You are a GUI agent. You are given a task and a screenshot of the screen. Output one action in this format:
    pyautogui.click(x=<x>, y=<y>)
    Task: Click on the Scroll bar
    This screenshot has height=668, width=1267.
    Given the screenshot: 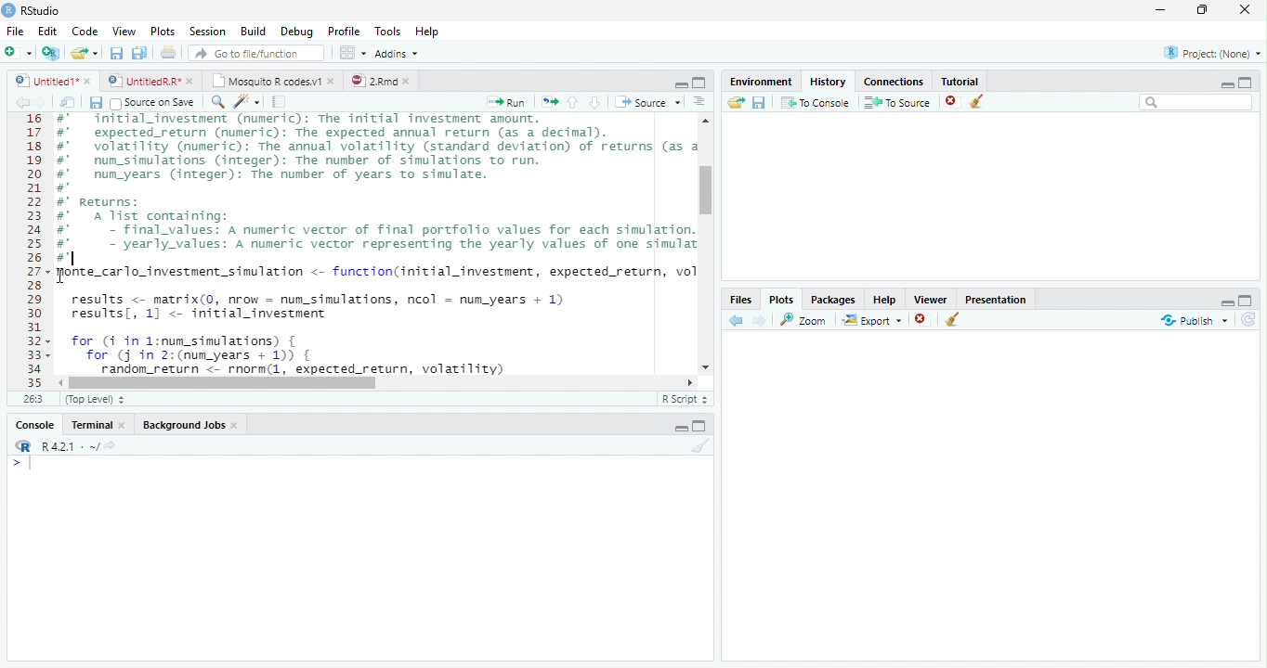 What is the action you would take?
    pyautogui.click(x=227, y=382)
    